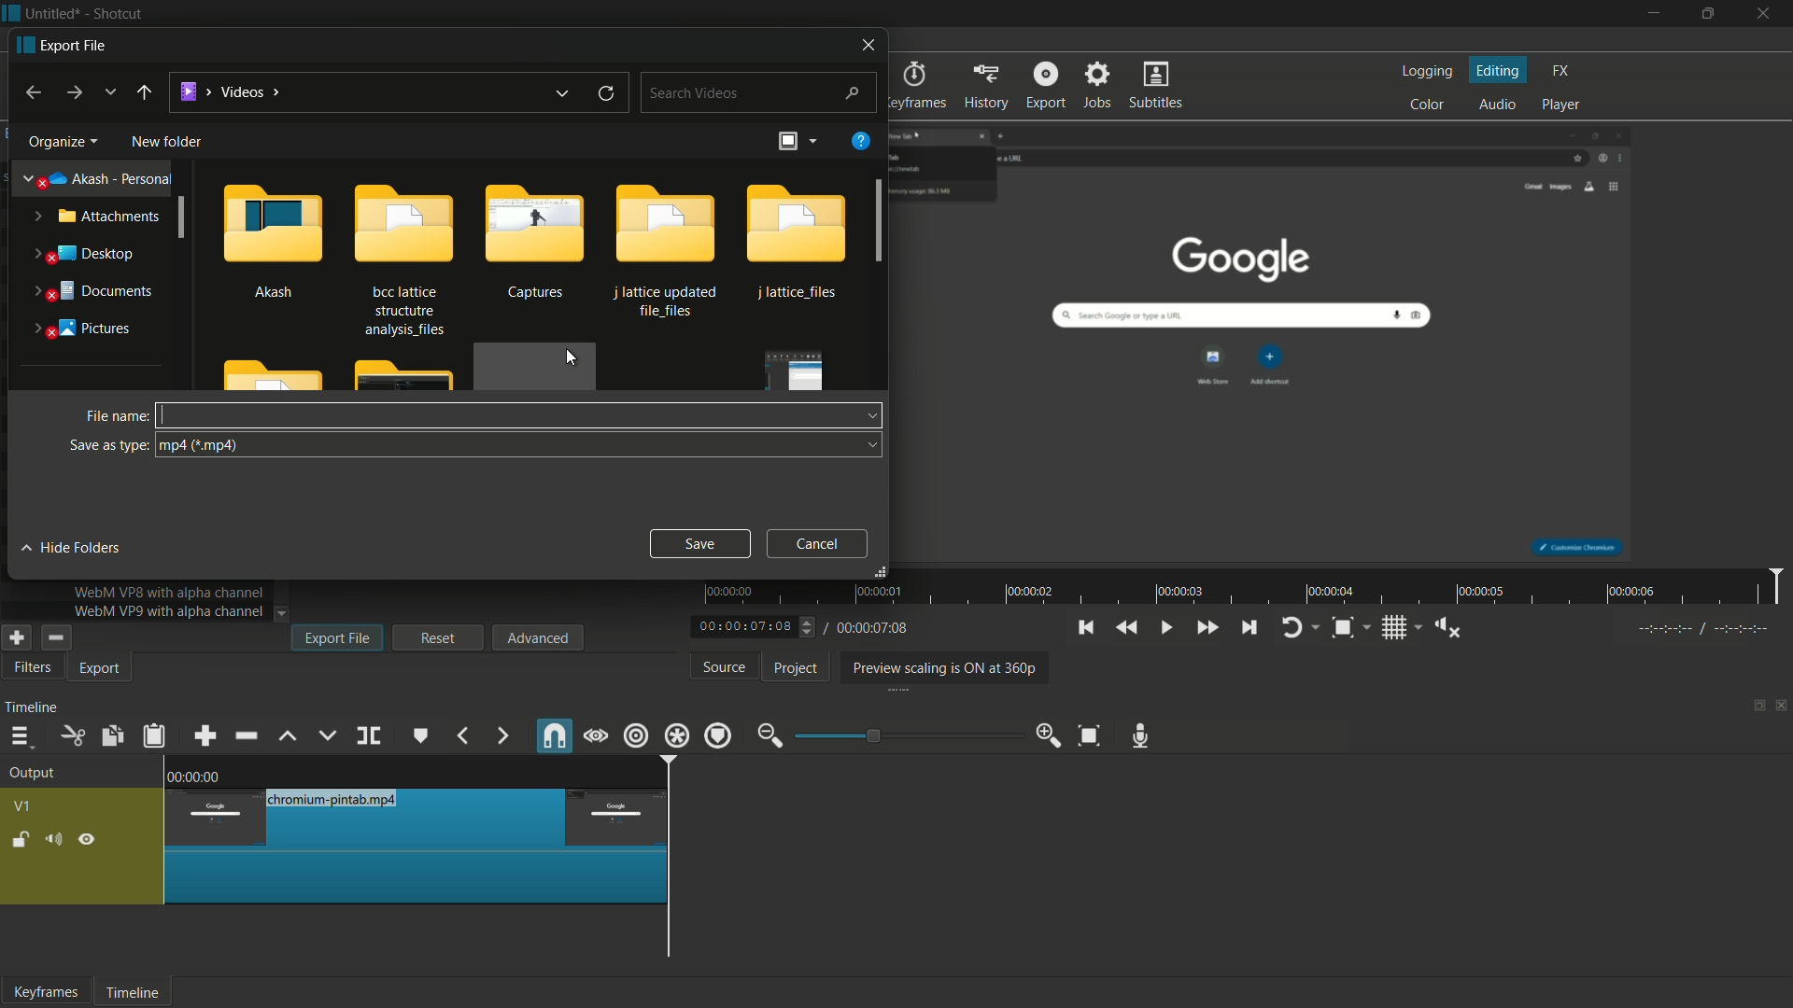 This screenshot has height=1008, width=1793. Describe the element at coordinates (107, 445) in the screenshot. I see `save as type` at that location.